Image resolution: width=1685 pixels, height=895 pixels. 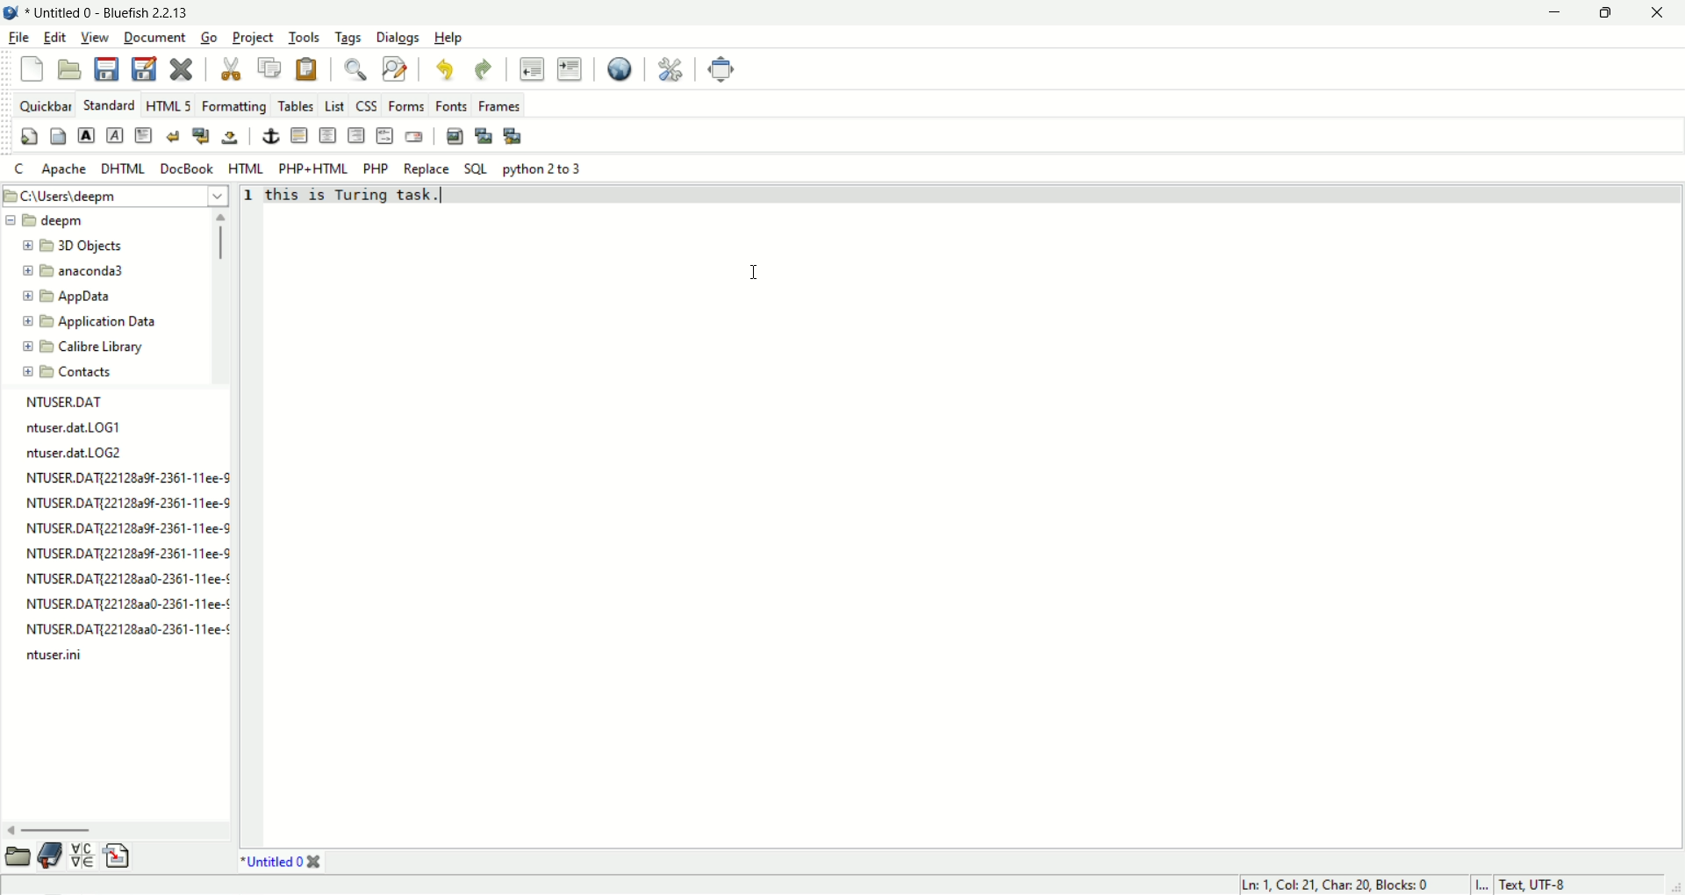 What do you see at coordinates (92, 322) in the screenshot?
I see `folder name` at bounding box center [92, 322].